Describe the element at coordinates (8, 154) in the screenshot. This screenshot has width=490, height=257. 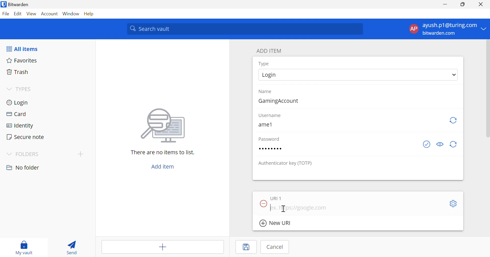
I see `Drop Down` at that location.